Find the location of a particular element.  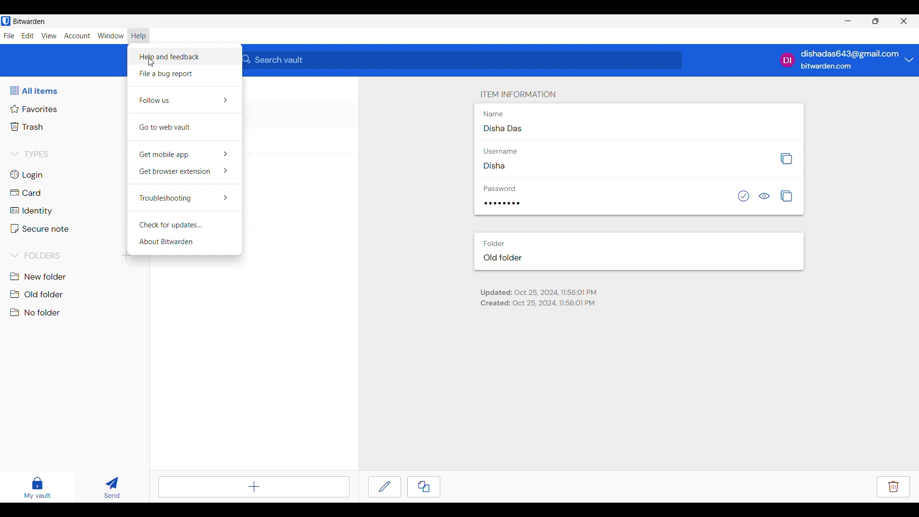

Delete is located at coordinates (894, 487).